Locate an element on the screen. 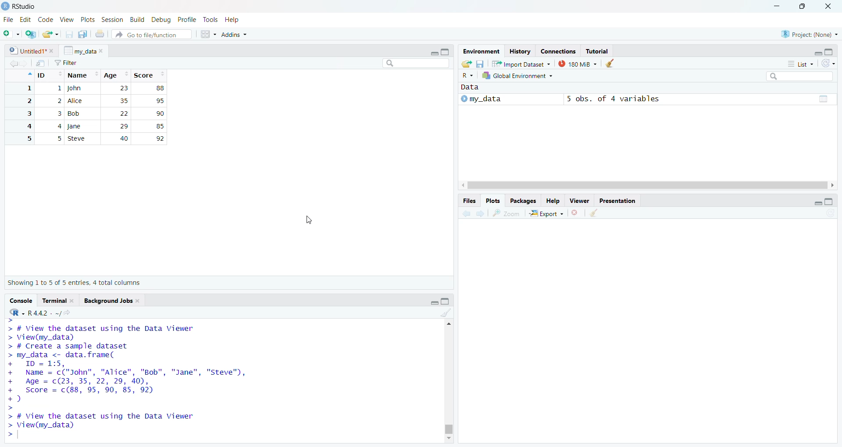 The height and width of the screenshot is (447, 842). Showing 1 to 5 of 5 entries, 4 total columns is located at coordinates (74, 283).